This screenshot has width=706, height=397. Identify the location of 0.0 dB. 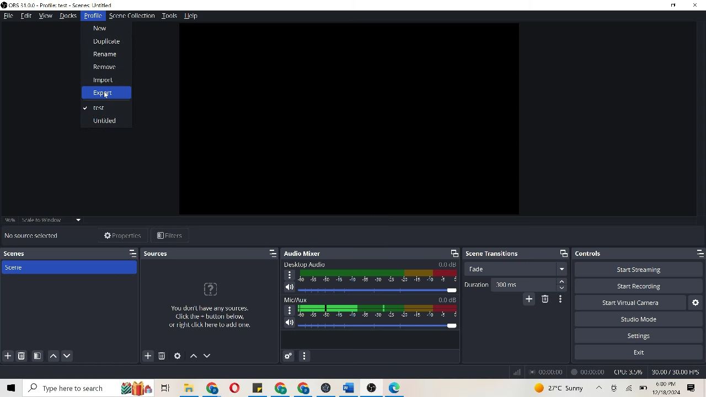
(446, 264).